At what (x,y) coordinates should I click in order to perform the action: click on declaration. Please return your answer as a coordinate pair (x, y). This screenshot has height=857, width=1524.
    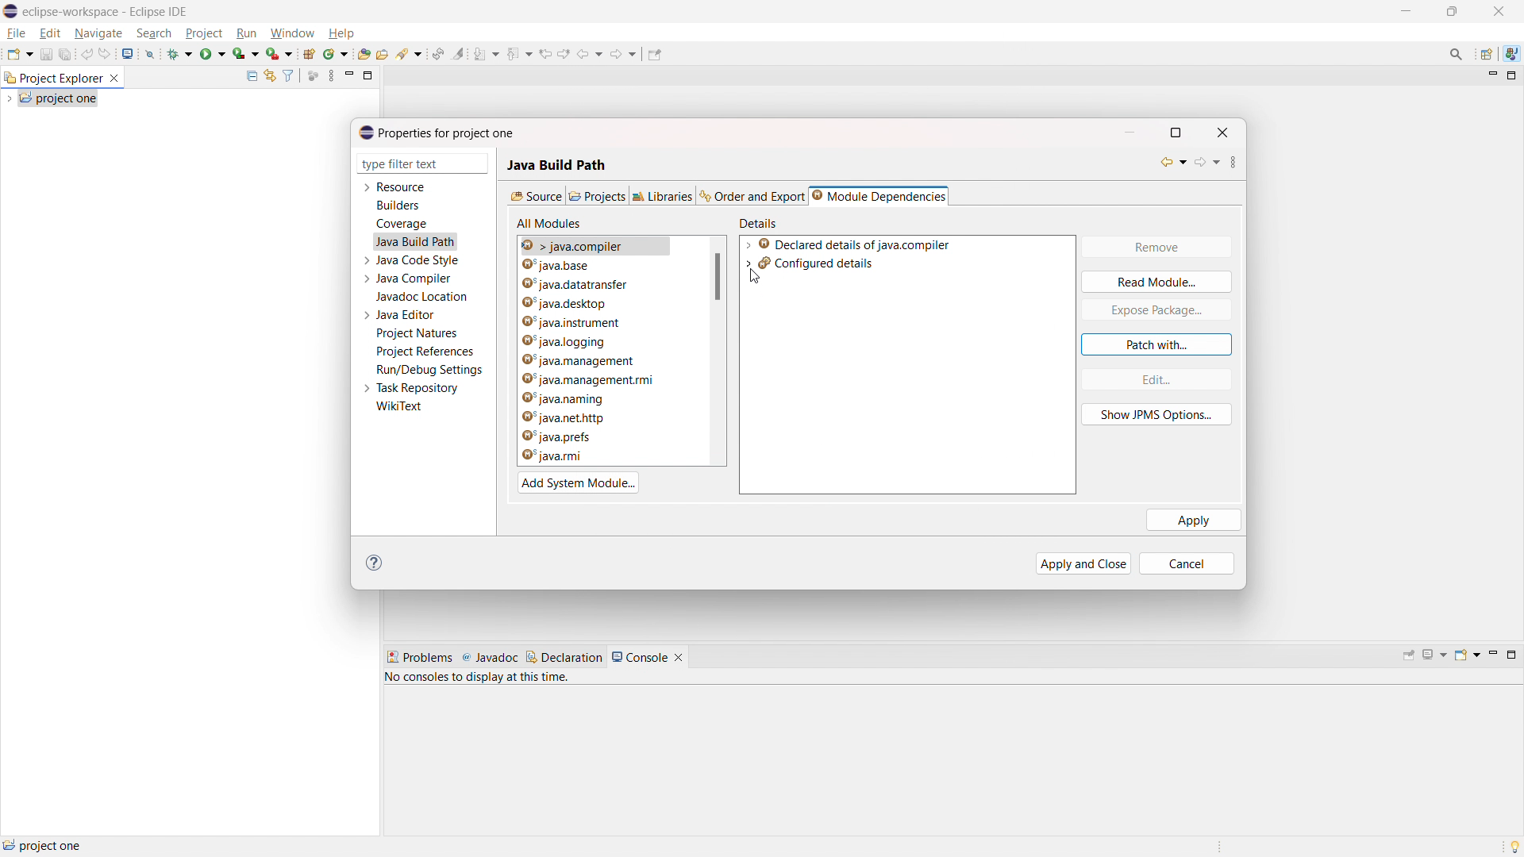
    Looking at the image, I should click on (564, 657).